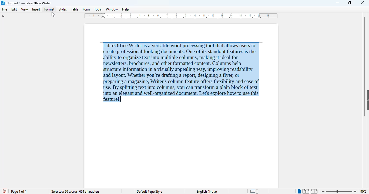 The image size is (369, 194). Describe the element at coordinates (323, 191) in the screenshot. I see `zoom out` at that location.